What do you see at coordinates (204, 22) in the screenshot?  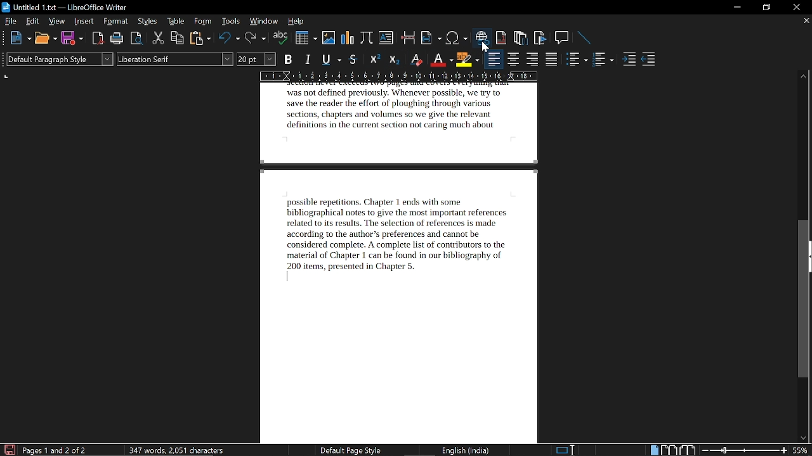 I see `form` at bounding box center [204, 22].